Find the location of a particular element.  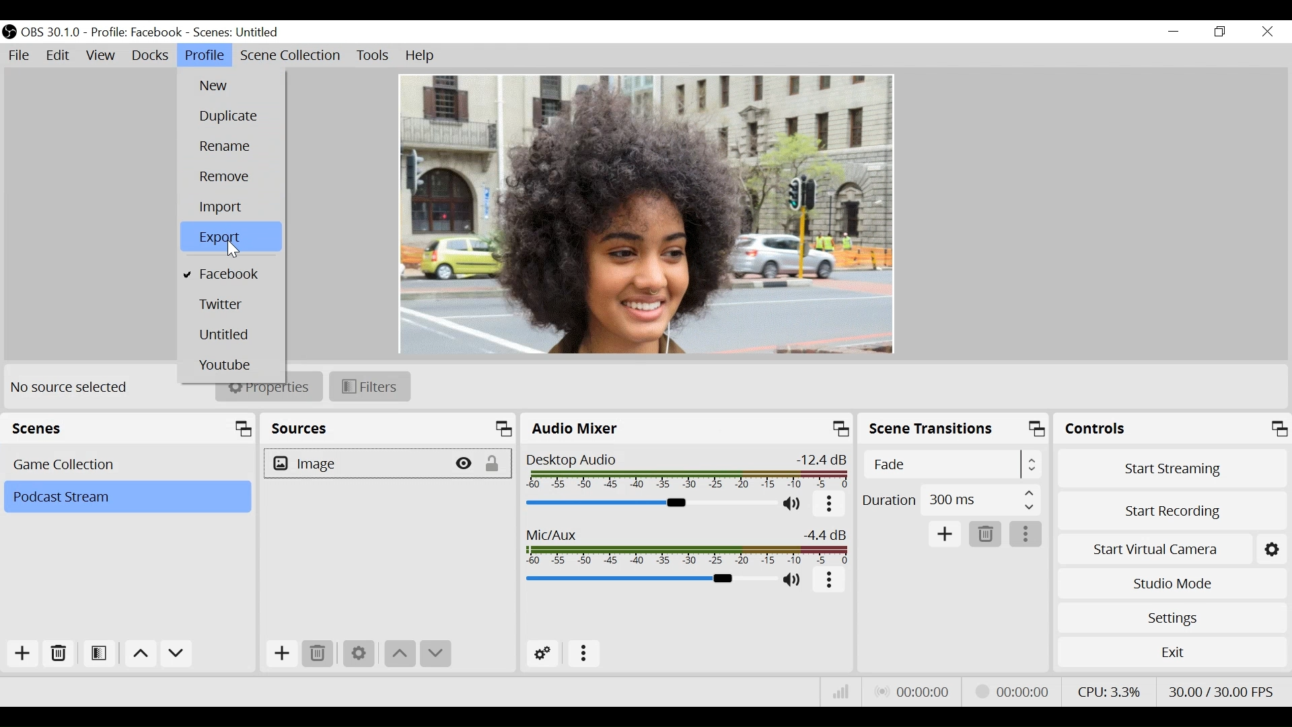

OBS Studio Desktop Icon is located at coordinates (9, 32).